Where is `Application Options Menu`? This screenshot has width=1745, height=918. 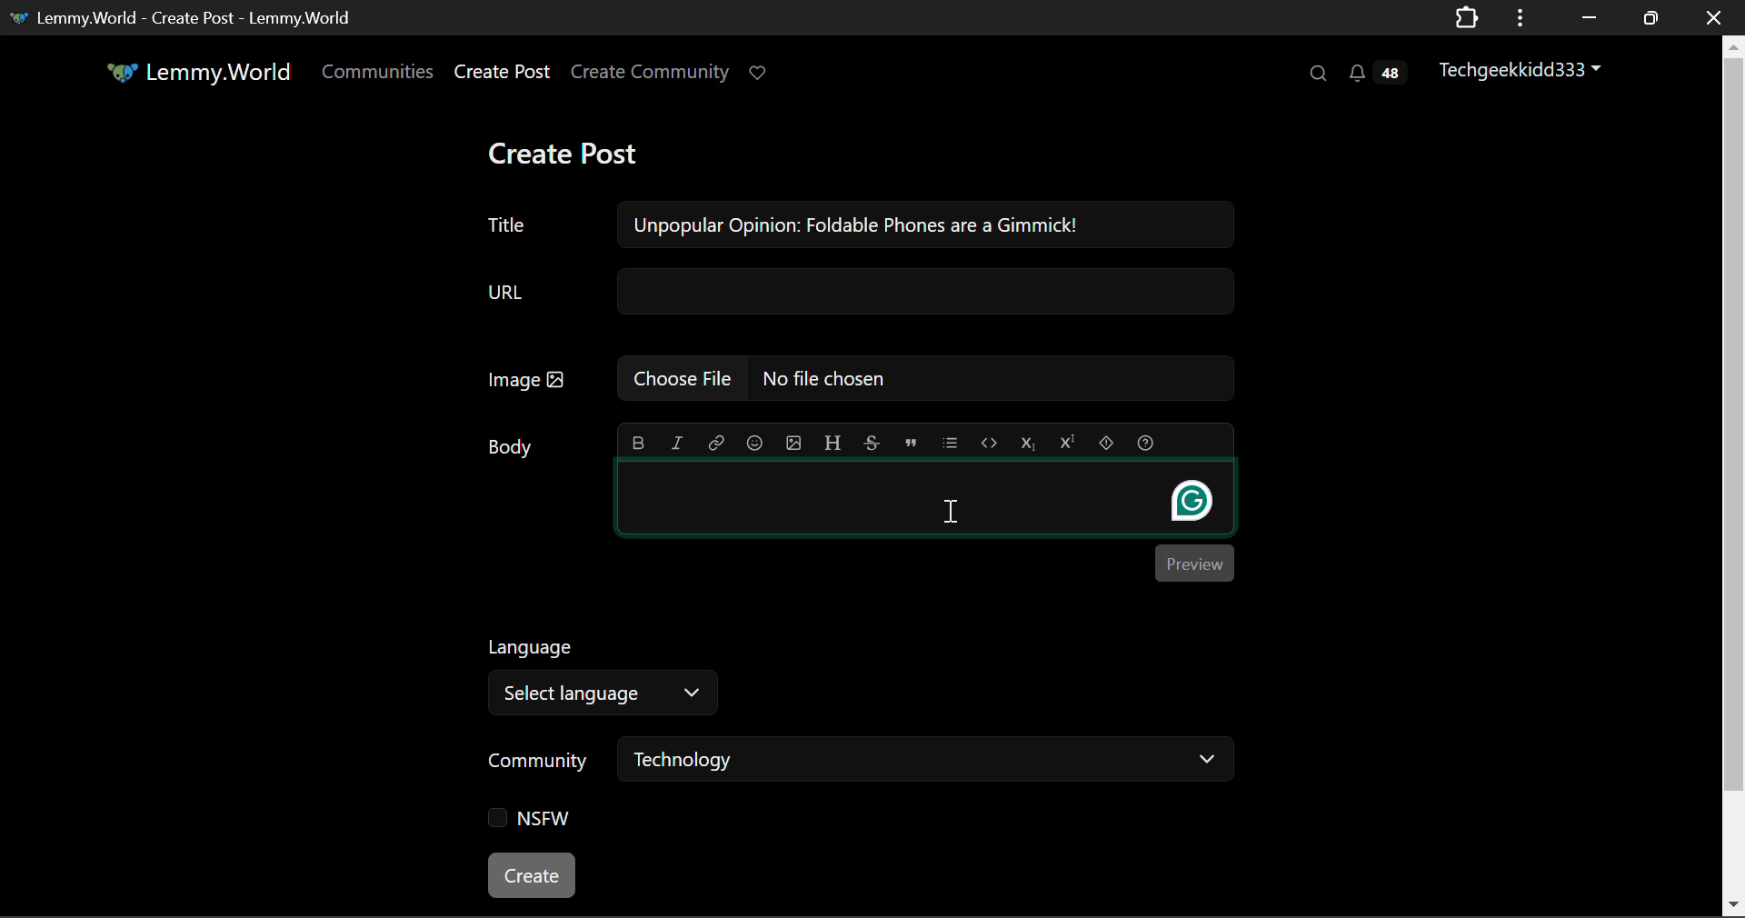 Application Options Menu is located at coordinates (1521, 16).